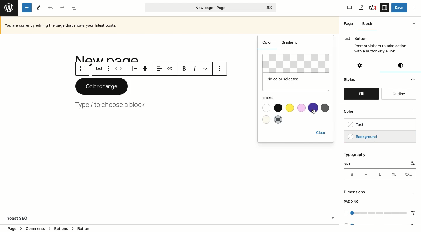 The width and height of the screenshot is (421, 232). I want to click on Italics, so click(195, 69).